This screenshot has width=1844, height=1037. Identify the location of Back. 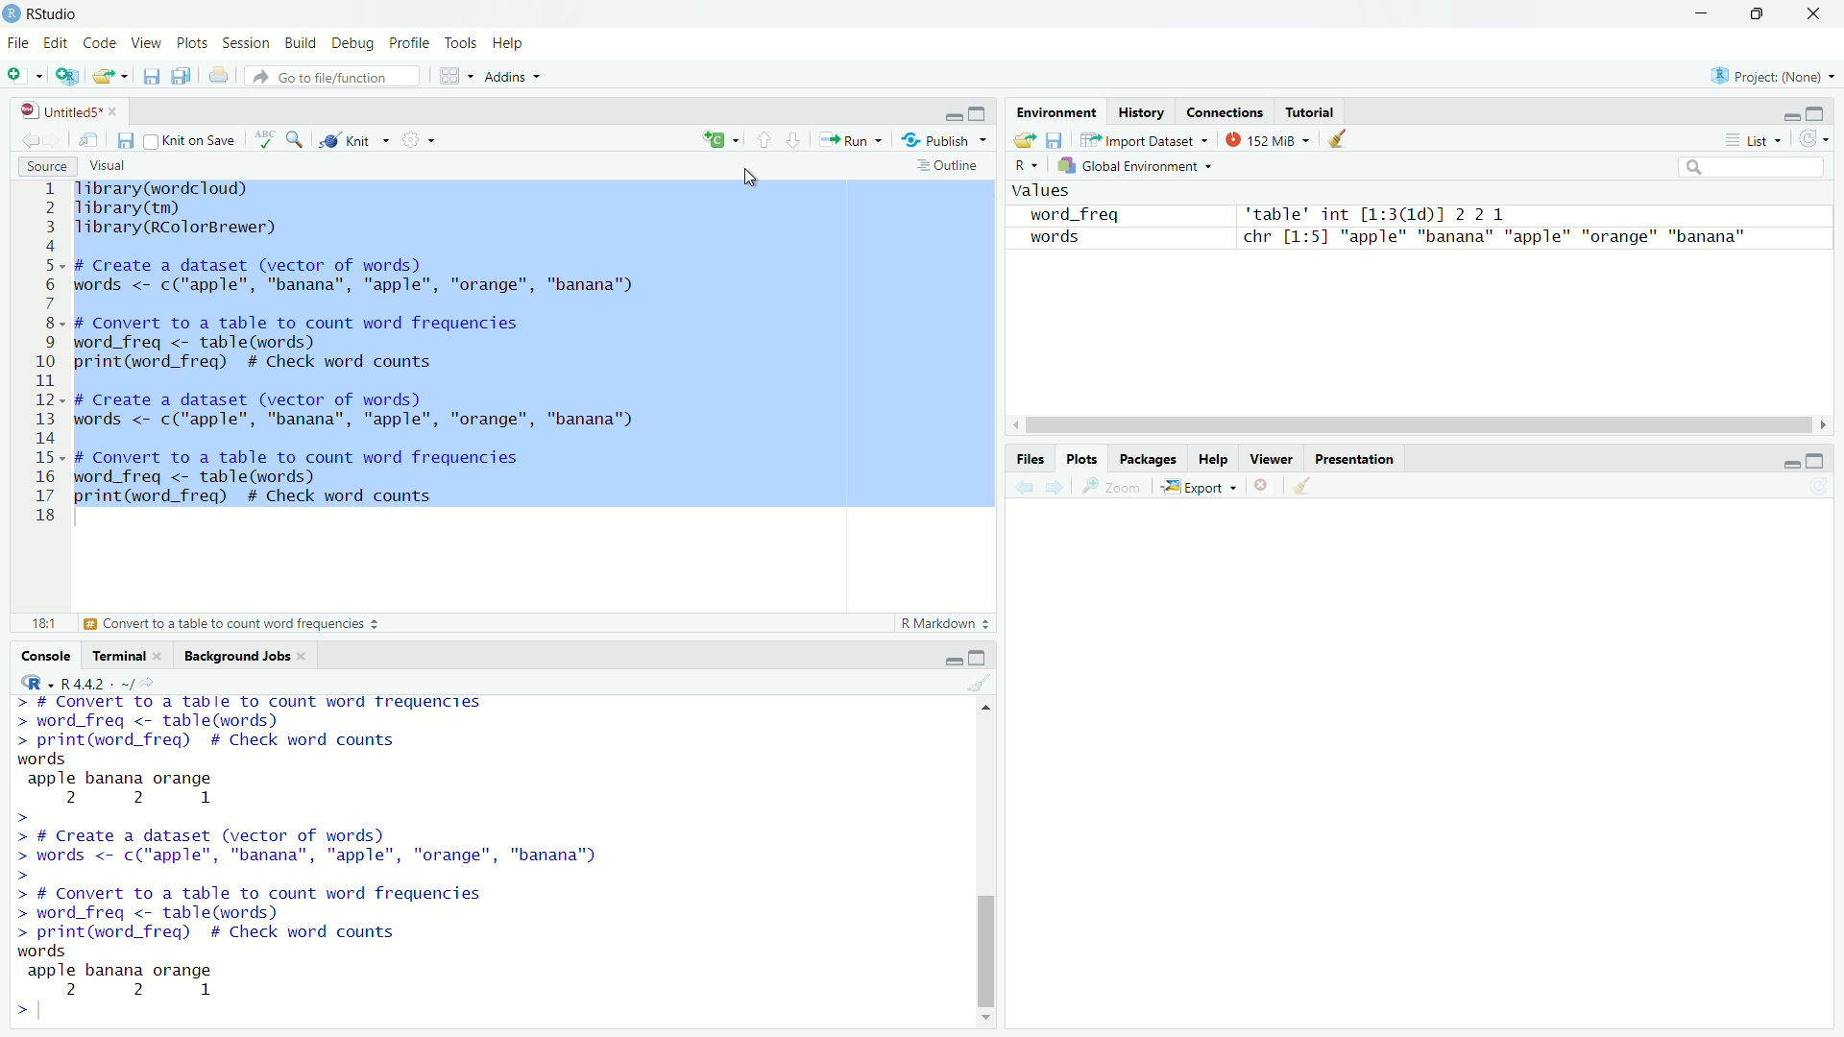
(1020, 486).